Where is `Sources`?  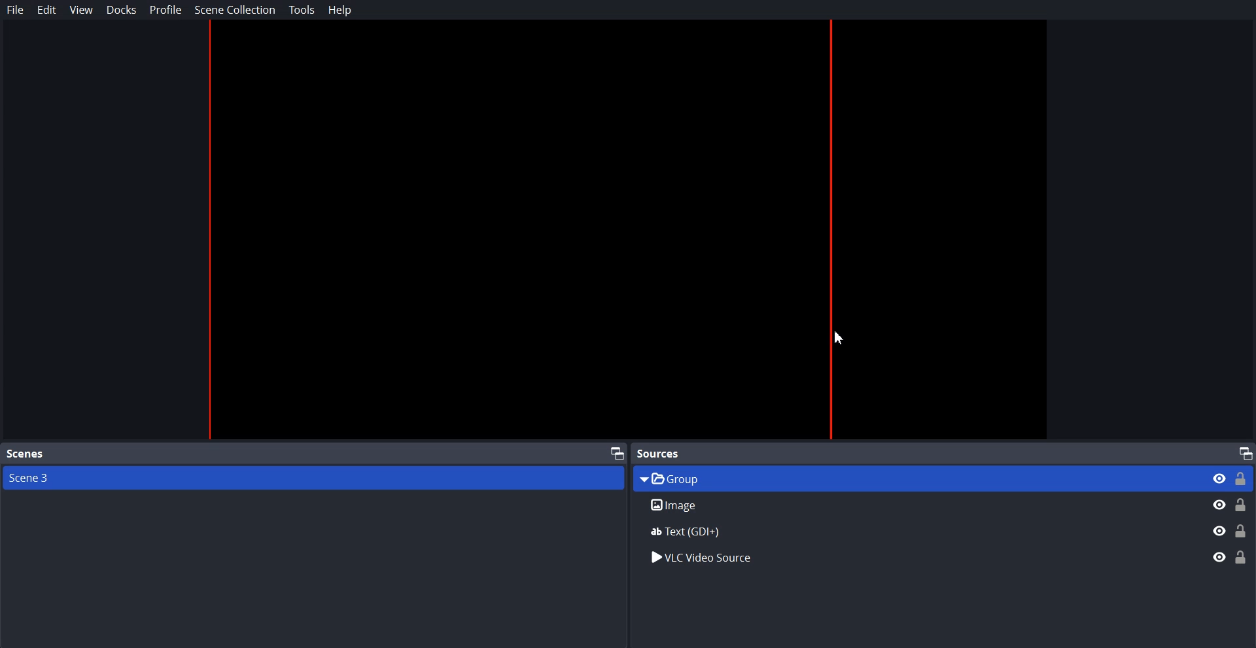
Sources is located at coordinates (662, 453).